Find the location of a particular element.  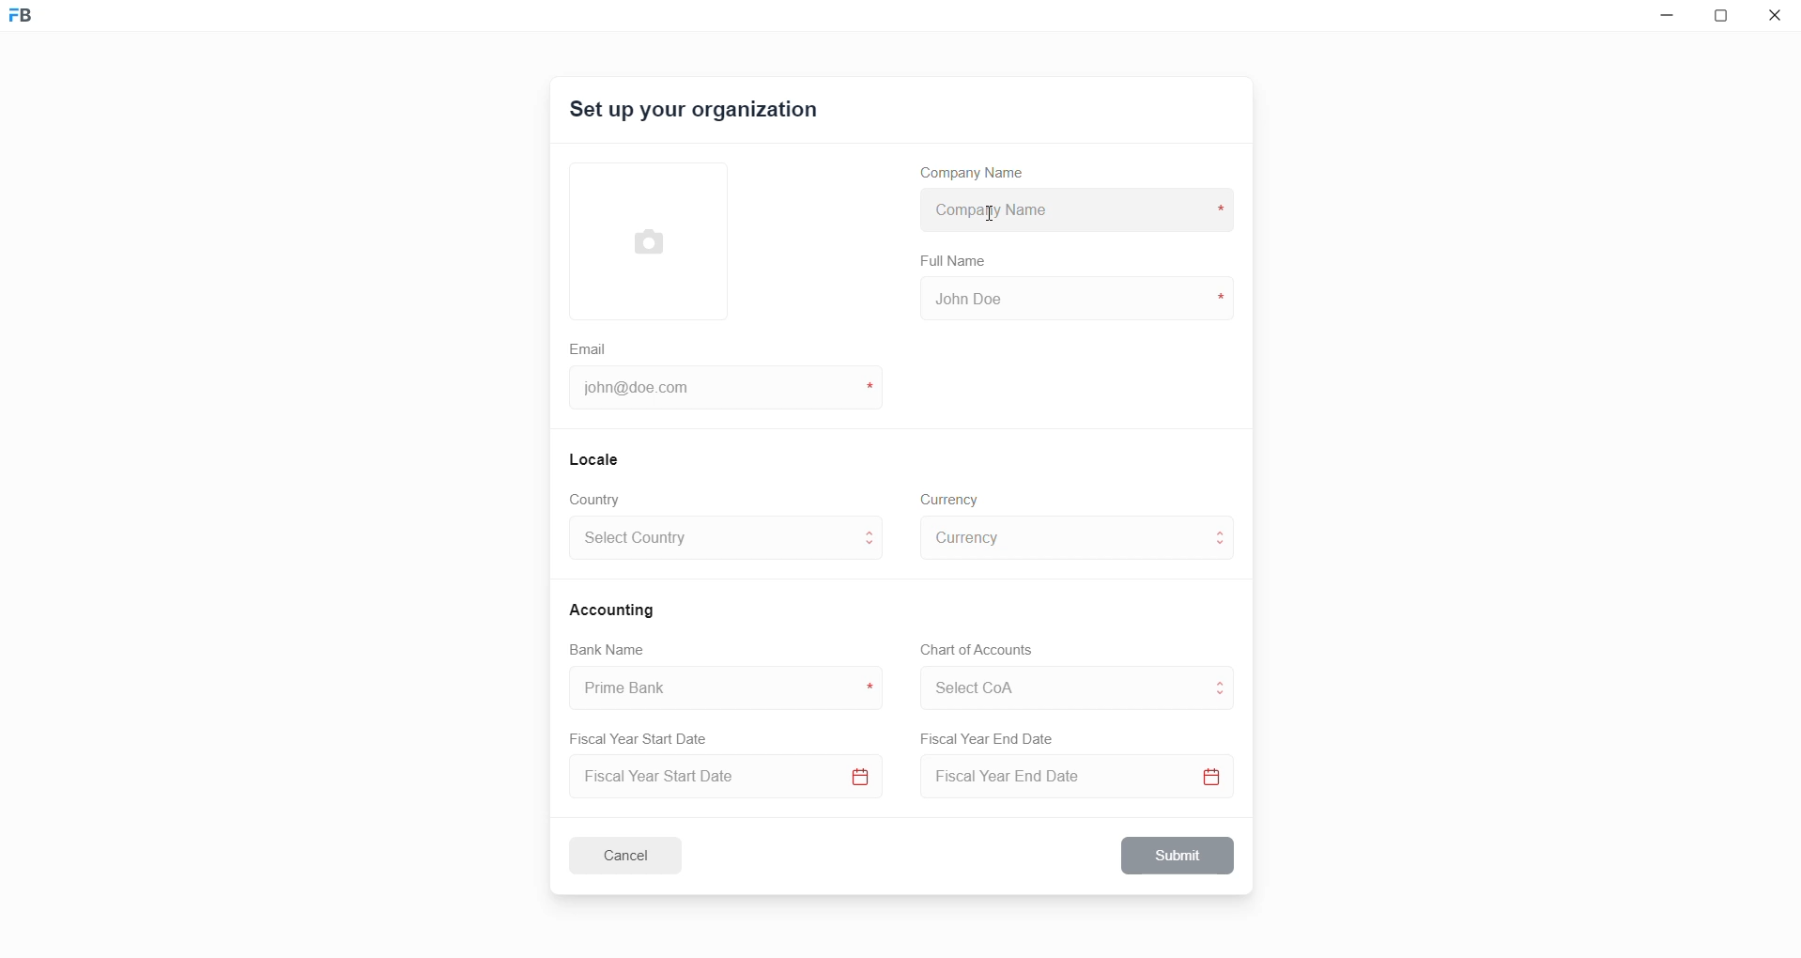

bank name input box is located at coordinates (718, 688).